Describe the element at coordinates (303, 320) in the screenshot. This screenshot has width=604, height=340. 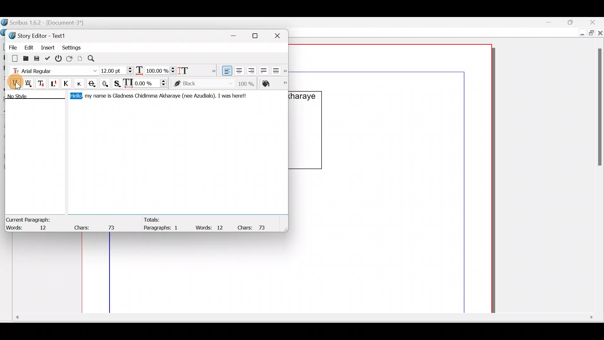
I see `Scroll bar` at that location.